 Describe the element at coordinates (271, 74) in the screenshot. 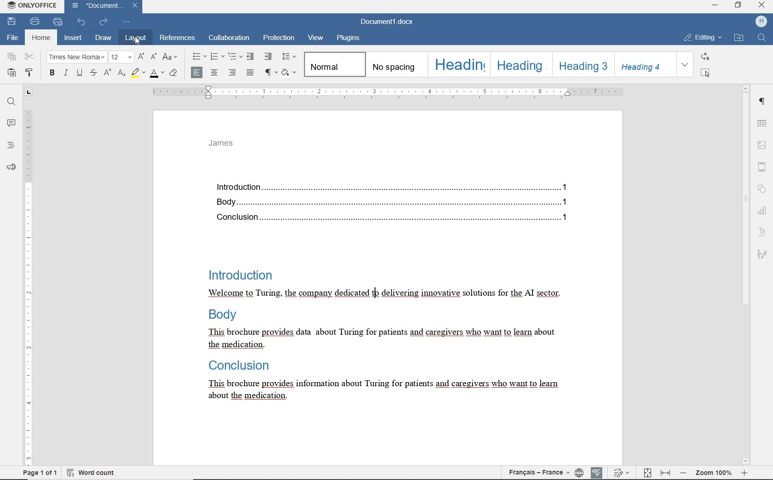

I see `nonprinting characters` at that location.